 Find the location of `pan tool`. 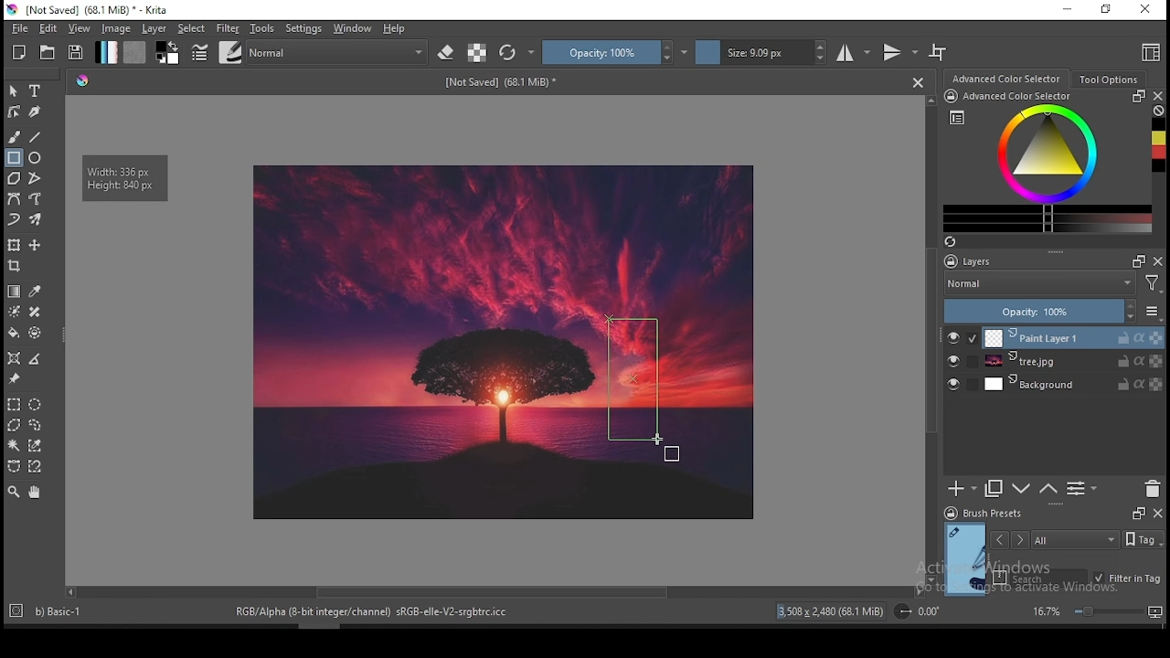

pan tool is located at coordinates (34, 493).